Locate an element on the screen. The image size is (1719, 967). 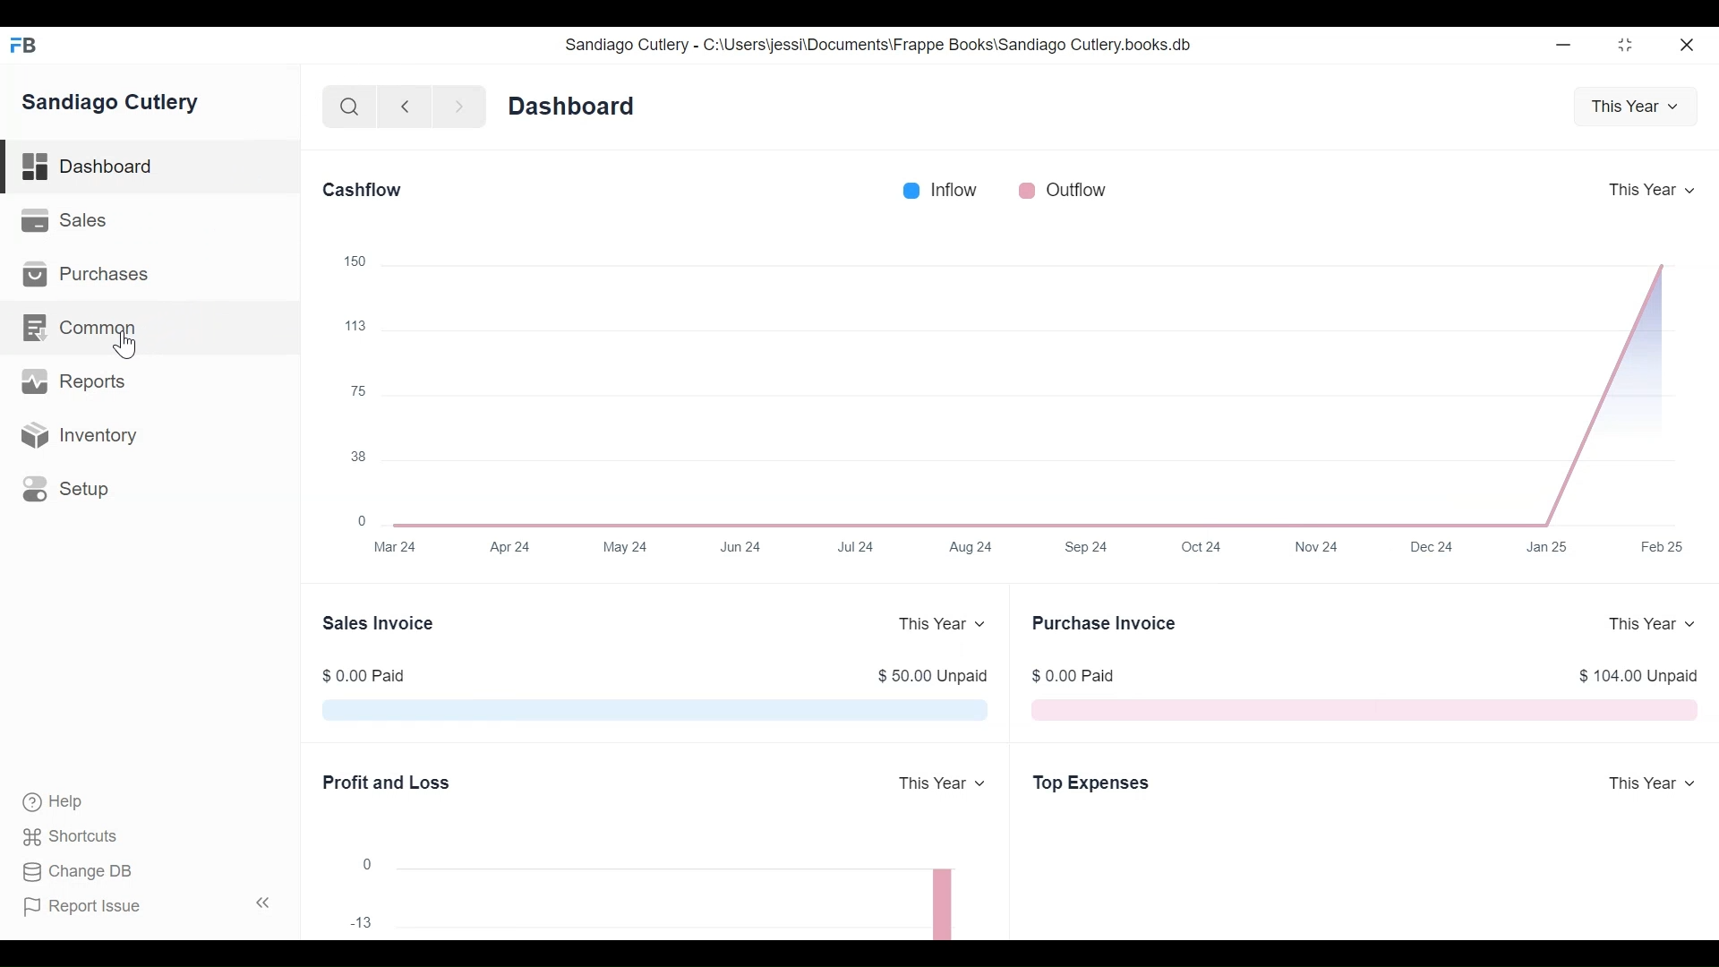
This Year is located at coordinates (1650, 189).